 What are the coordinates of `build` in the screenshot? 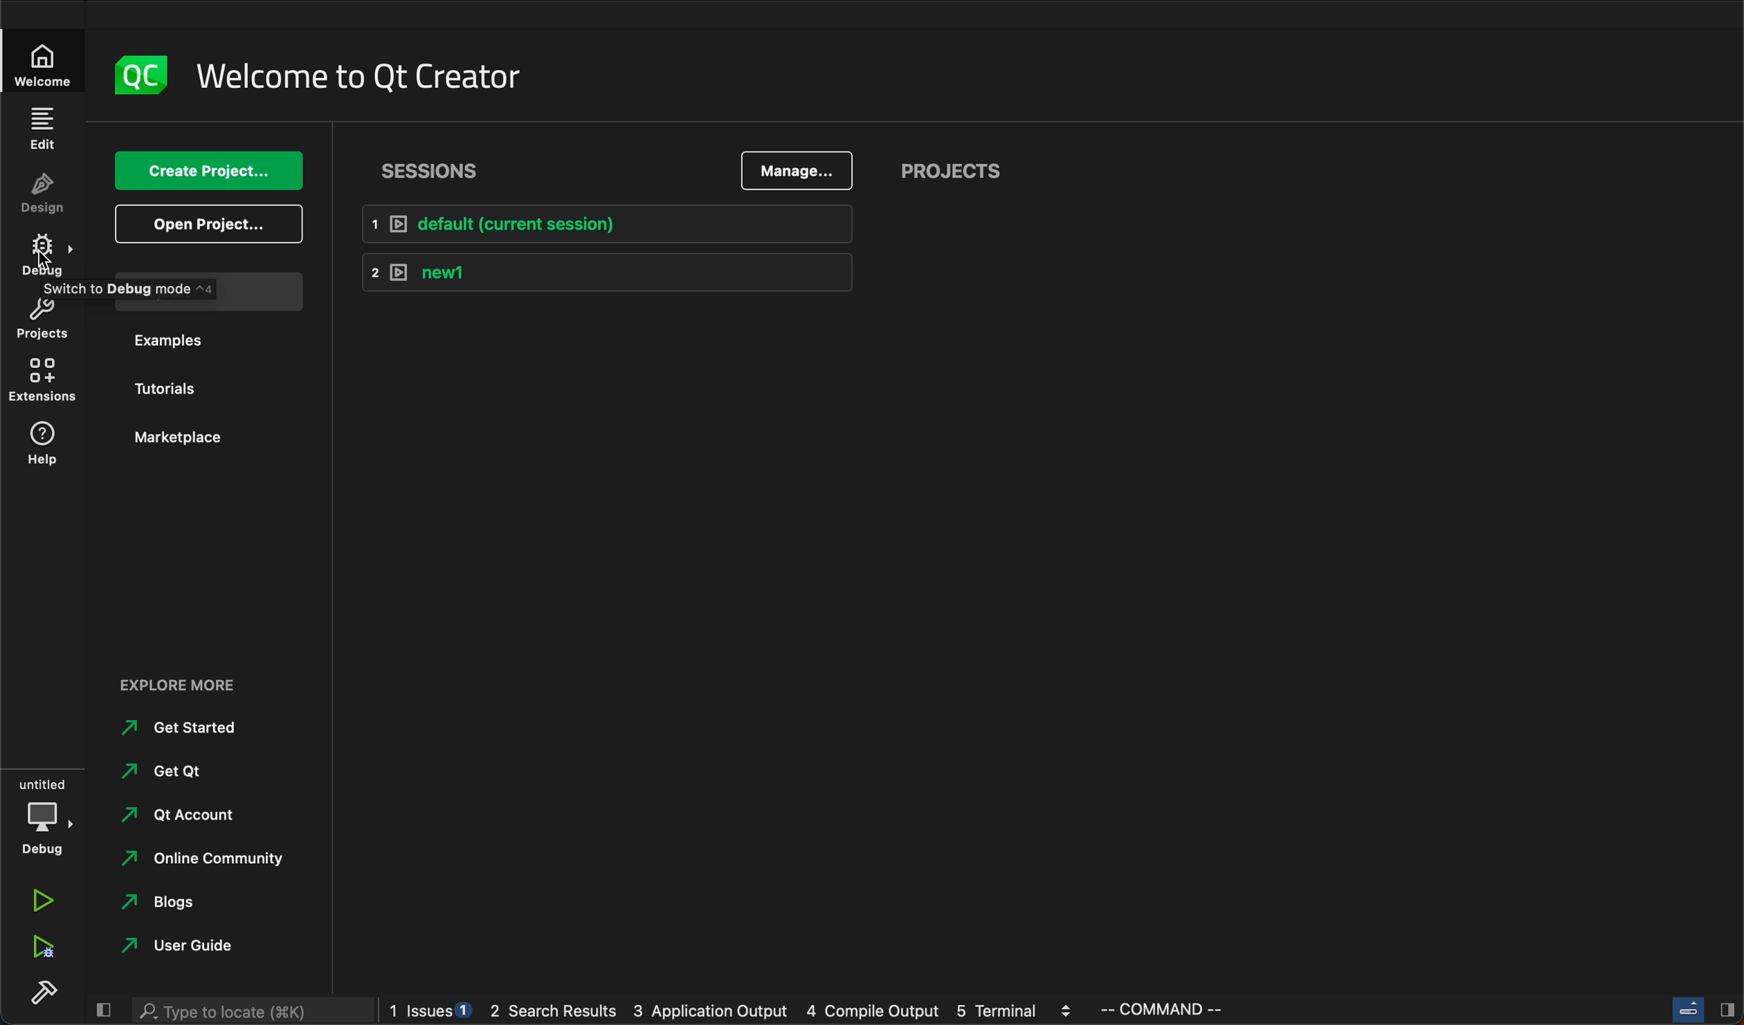 It's located at (37, 990).